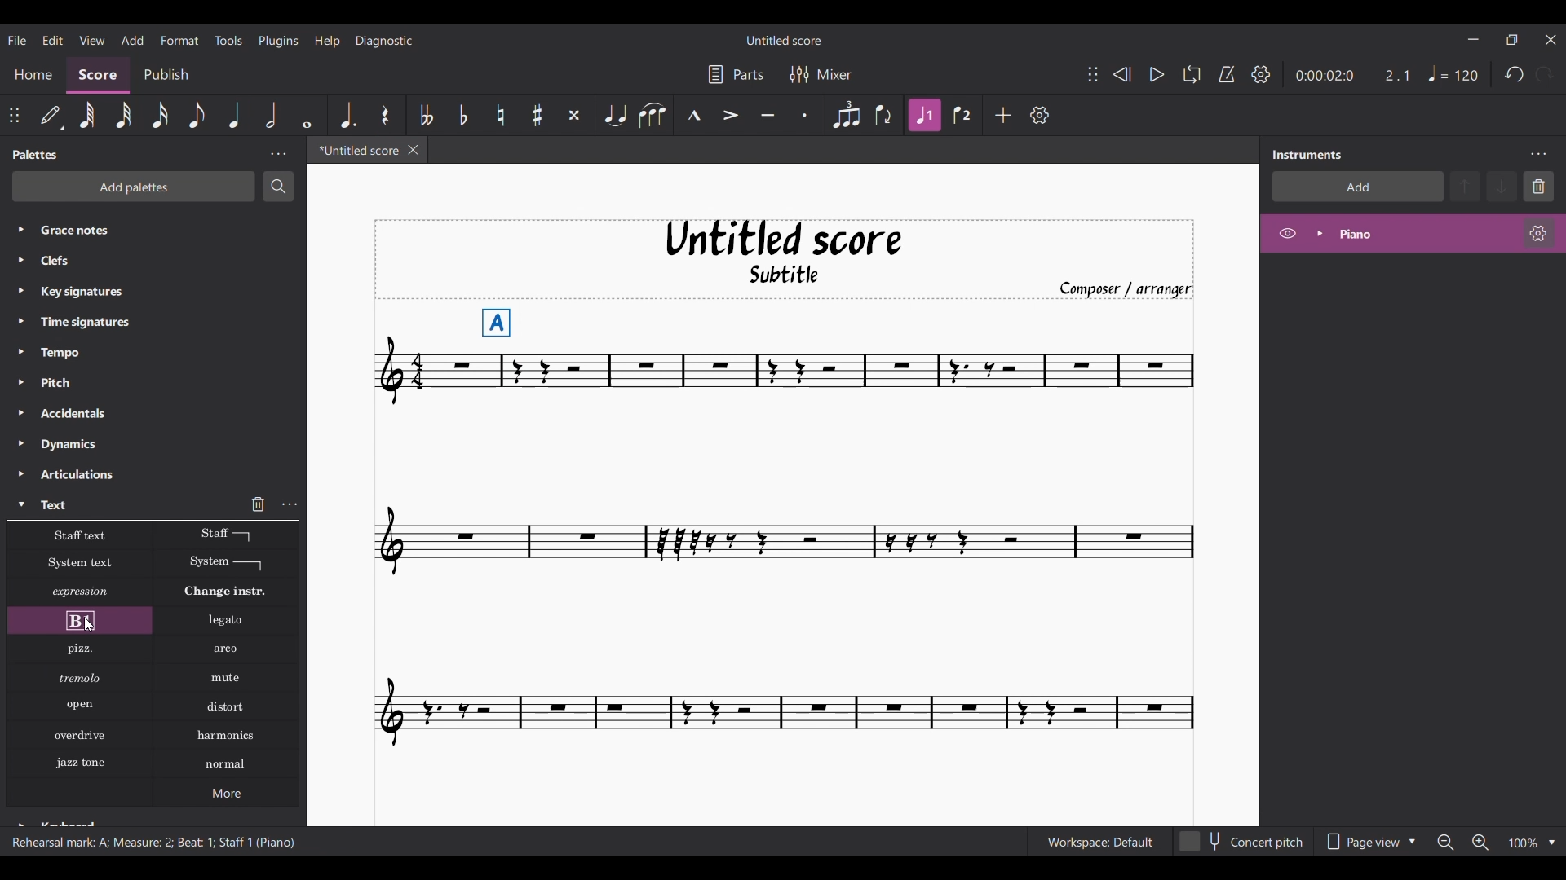  What do you see at coordinates (1551, 40) in the screenshot?
I see `Close interface` at bounding box center [1551, 40].